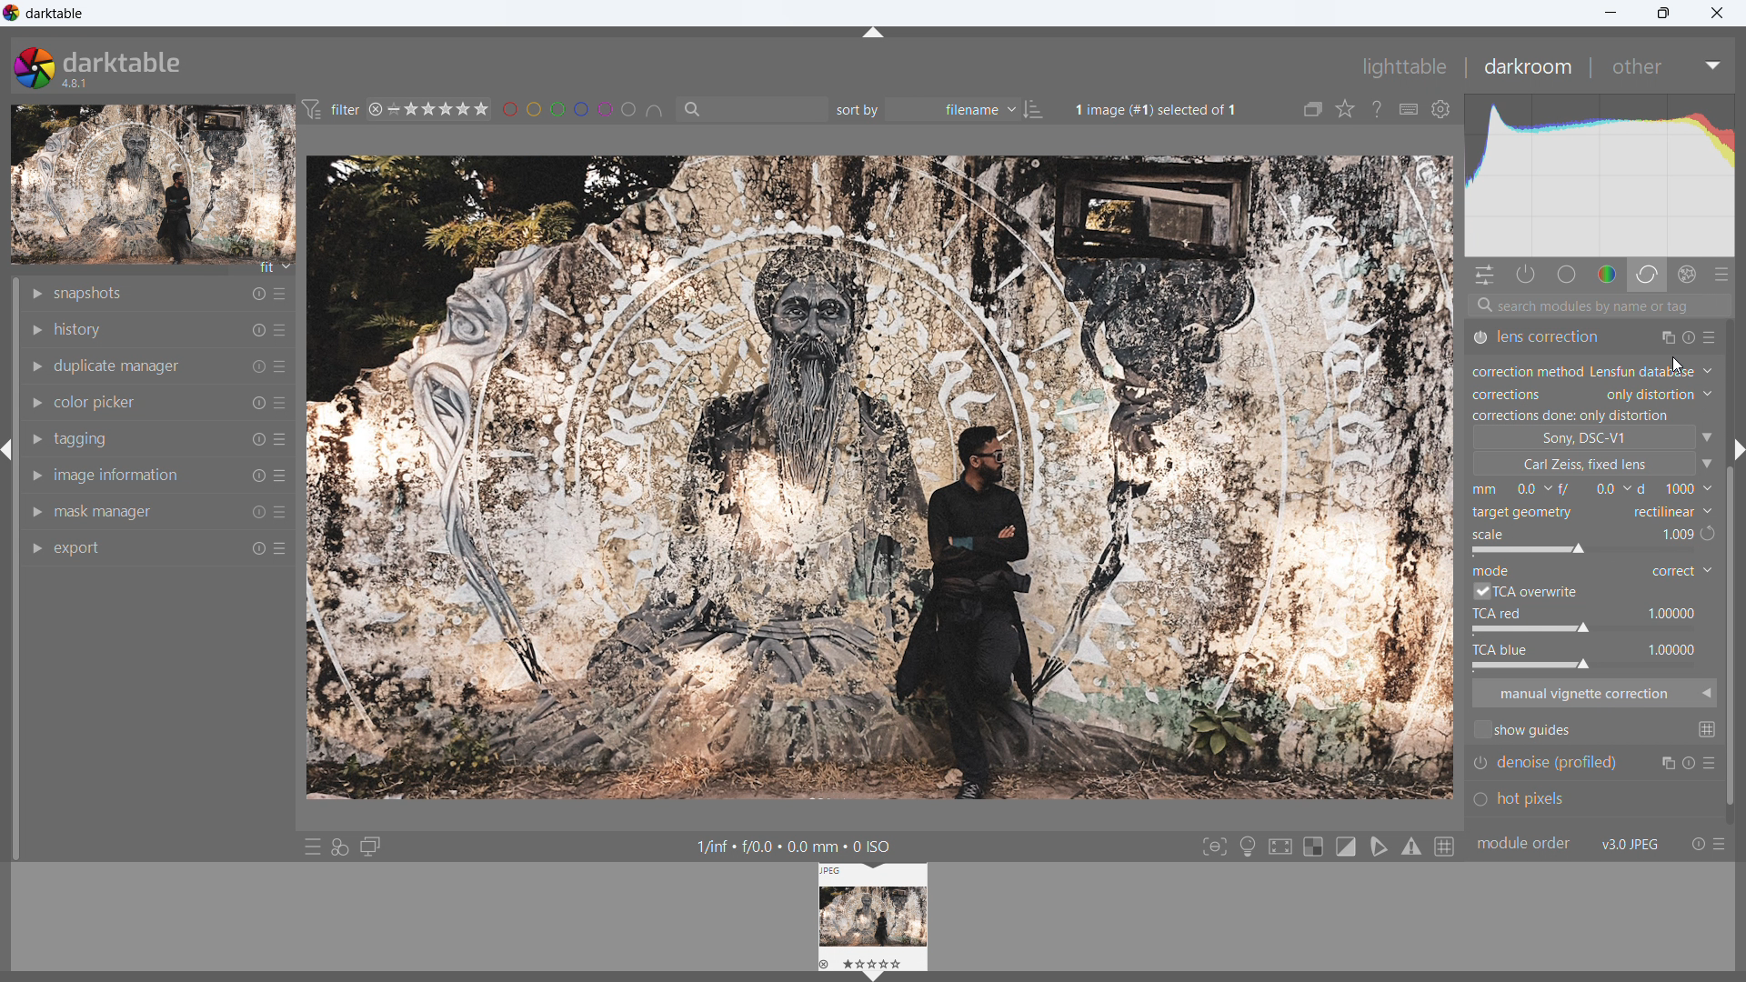 This screenshot has height=982, width=1746. Describe the element at coordinates (274, 272) in the screenshot. I see `fit` at that location.